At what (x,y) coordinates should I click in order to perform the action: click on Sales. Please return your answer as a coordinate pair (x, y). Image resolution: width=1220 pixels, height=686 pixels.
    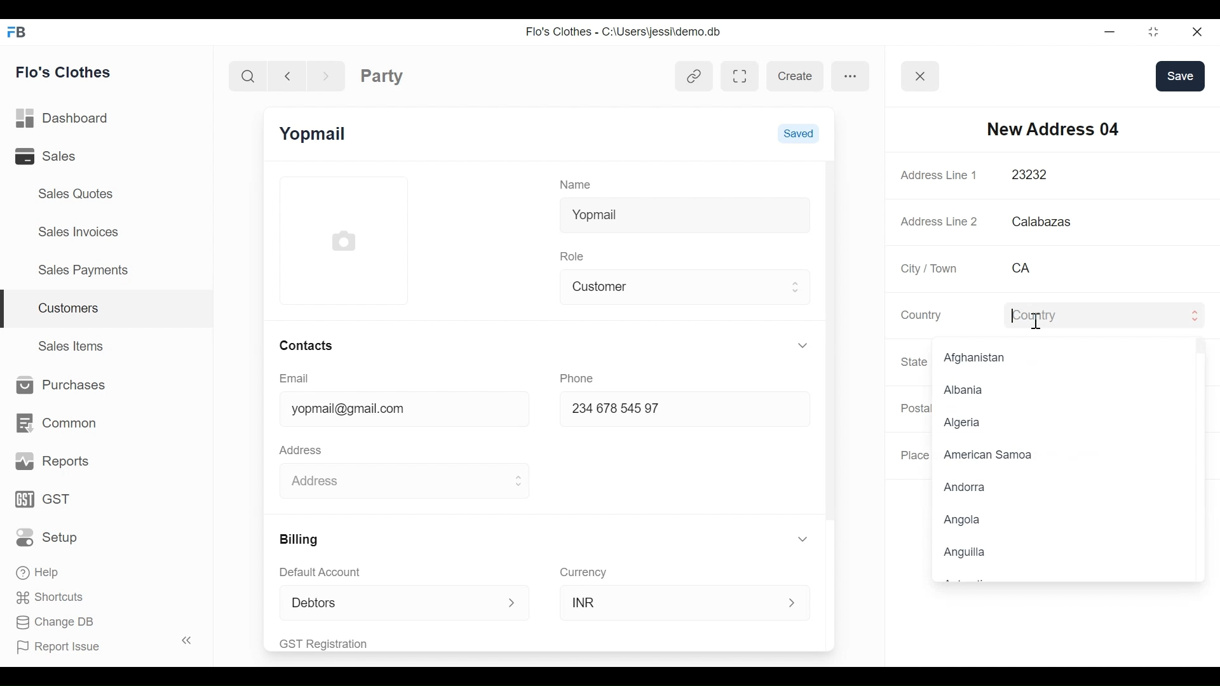
    Looking at the image, I should click on (63, 156).